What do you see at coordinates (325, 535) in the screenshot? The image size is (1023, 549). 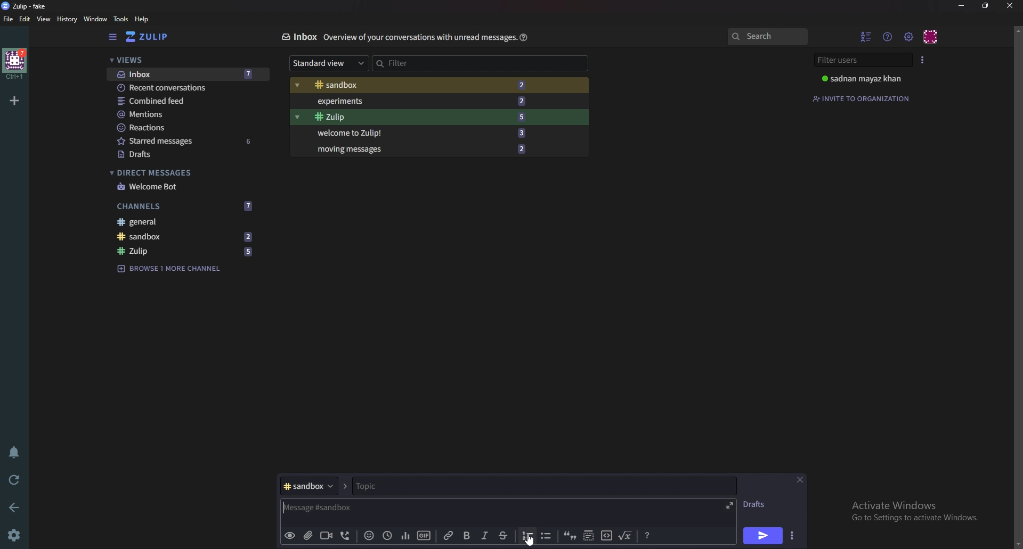 I see `Video call` at bounding box center [325, 535].